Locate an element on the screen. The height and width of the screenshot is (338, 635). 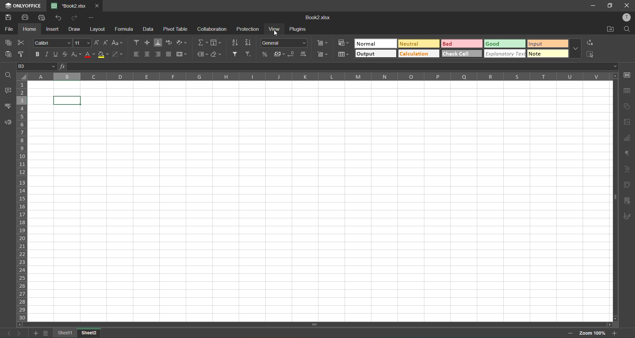
signature is located at coordinates (627, 217).